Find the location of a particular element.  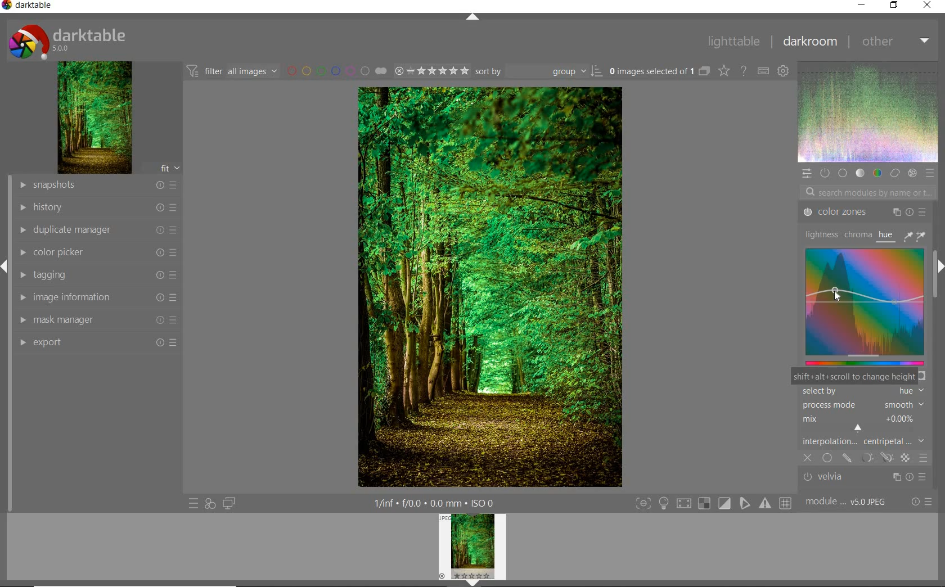

OTHER INTERFACE DETAILS is located at coordinates (434, 503).